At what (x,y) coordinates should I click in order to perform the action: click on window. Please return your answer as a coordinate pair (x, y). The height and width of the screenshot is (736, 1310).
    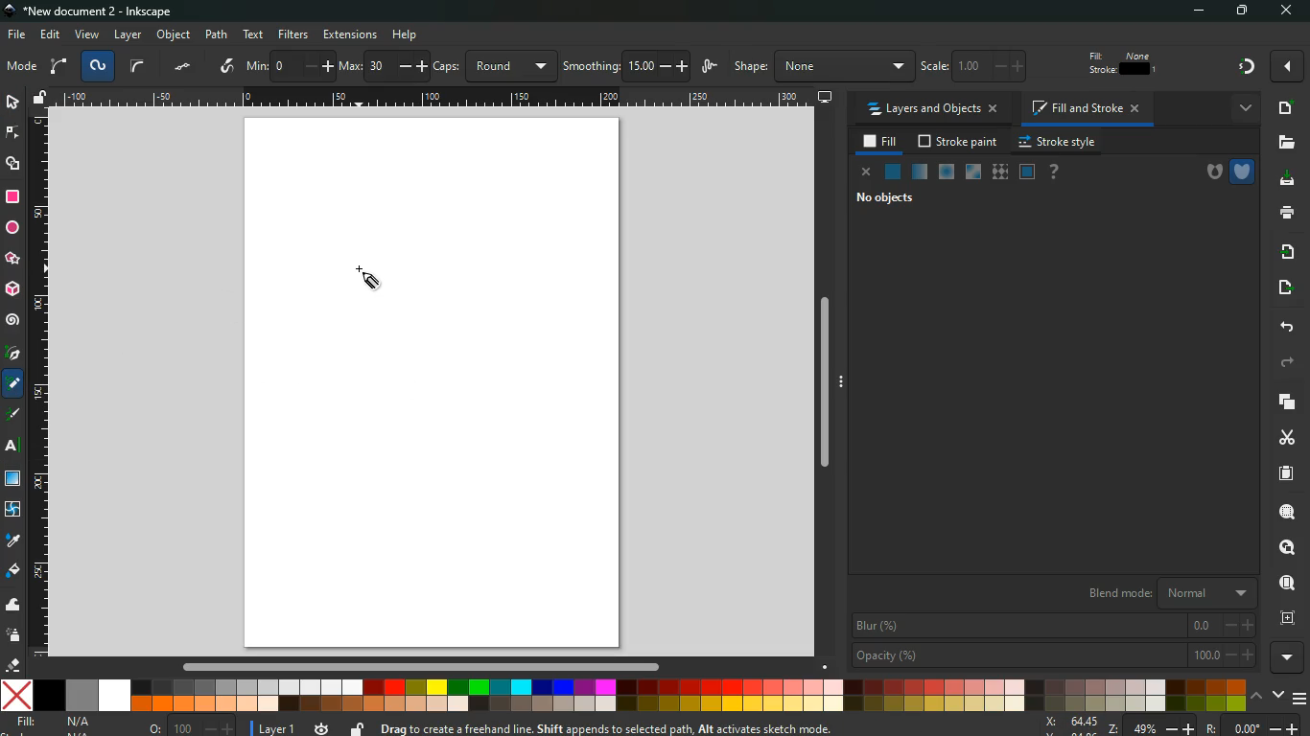
    Looking at the image, I should click on (13, 480).